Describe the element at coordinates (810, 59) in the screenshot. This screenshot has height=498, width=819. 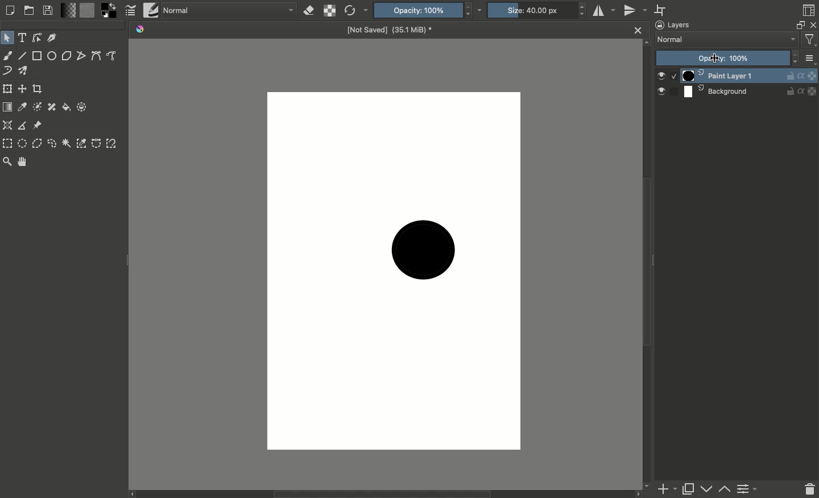
I see `more` at that location.